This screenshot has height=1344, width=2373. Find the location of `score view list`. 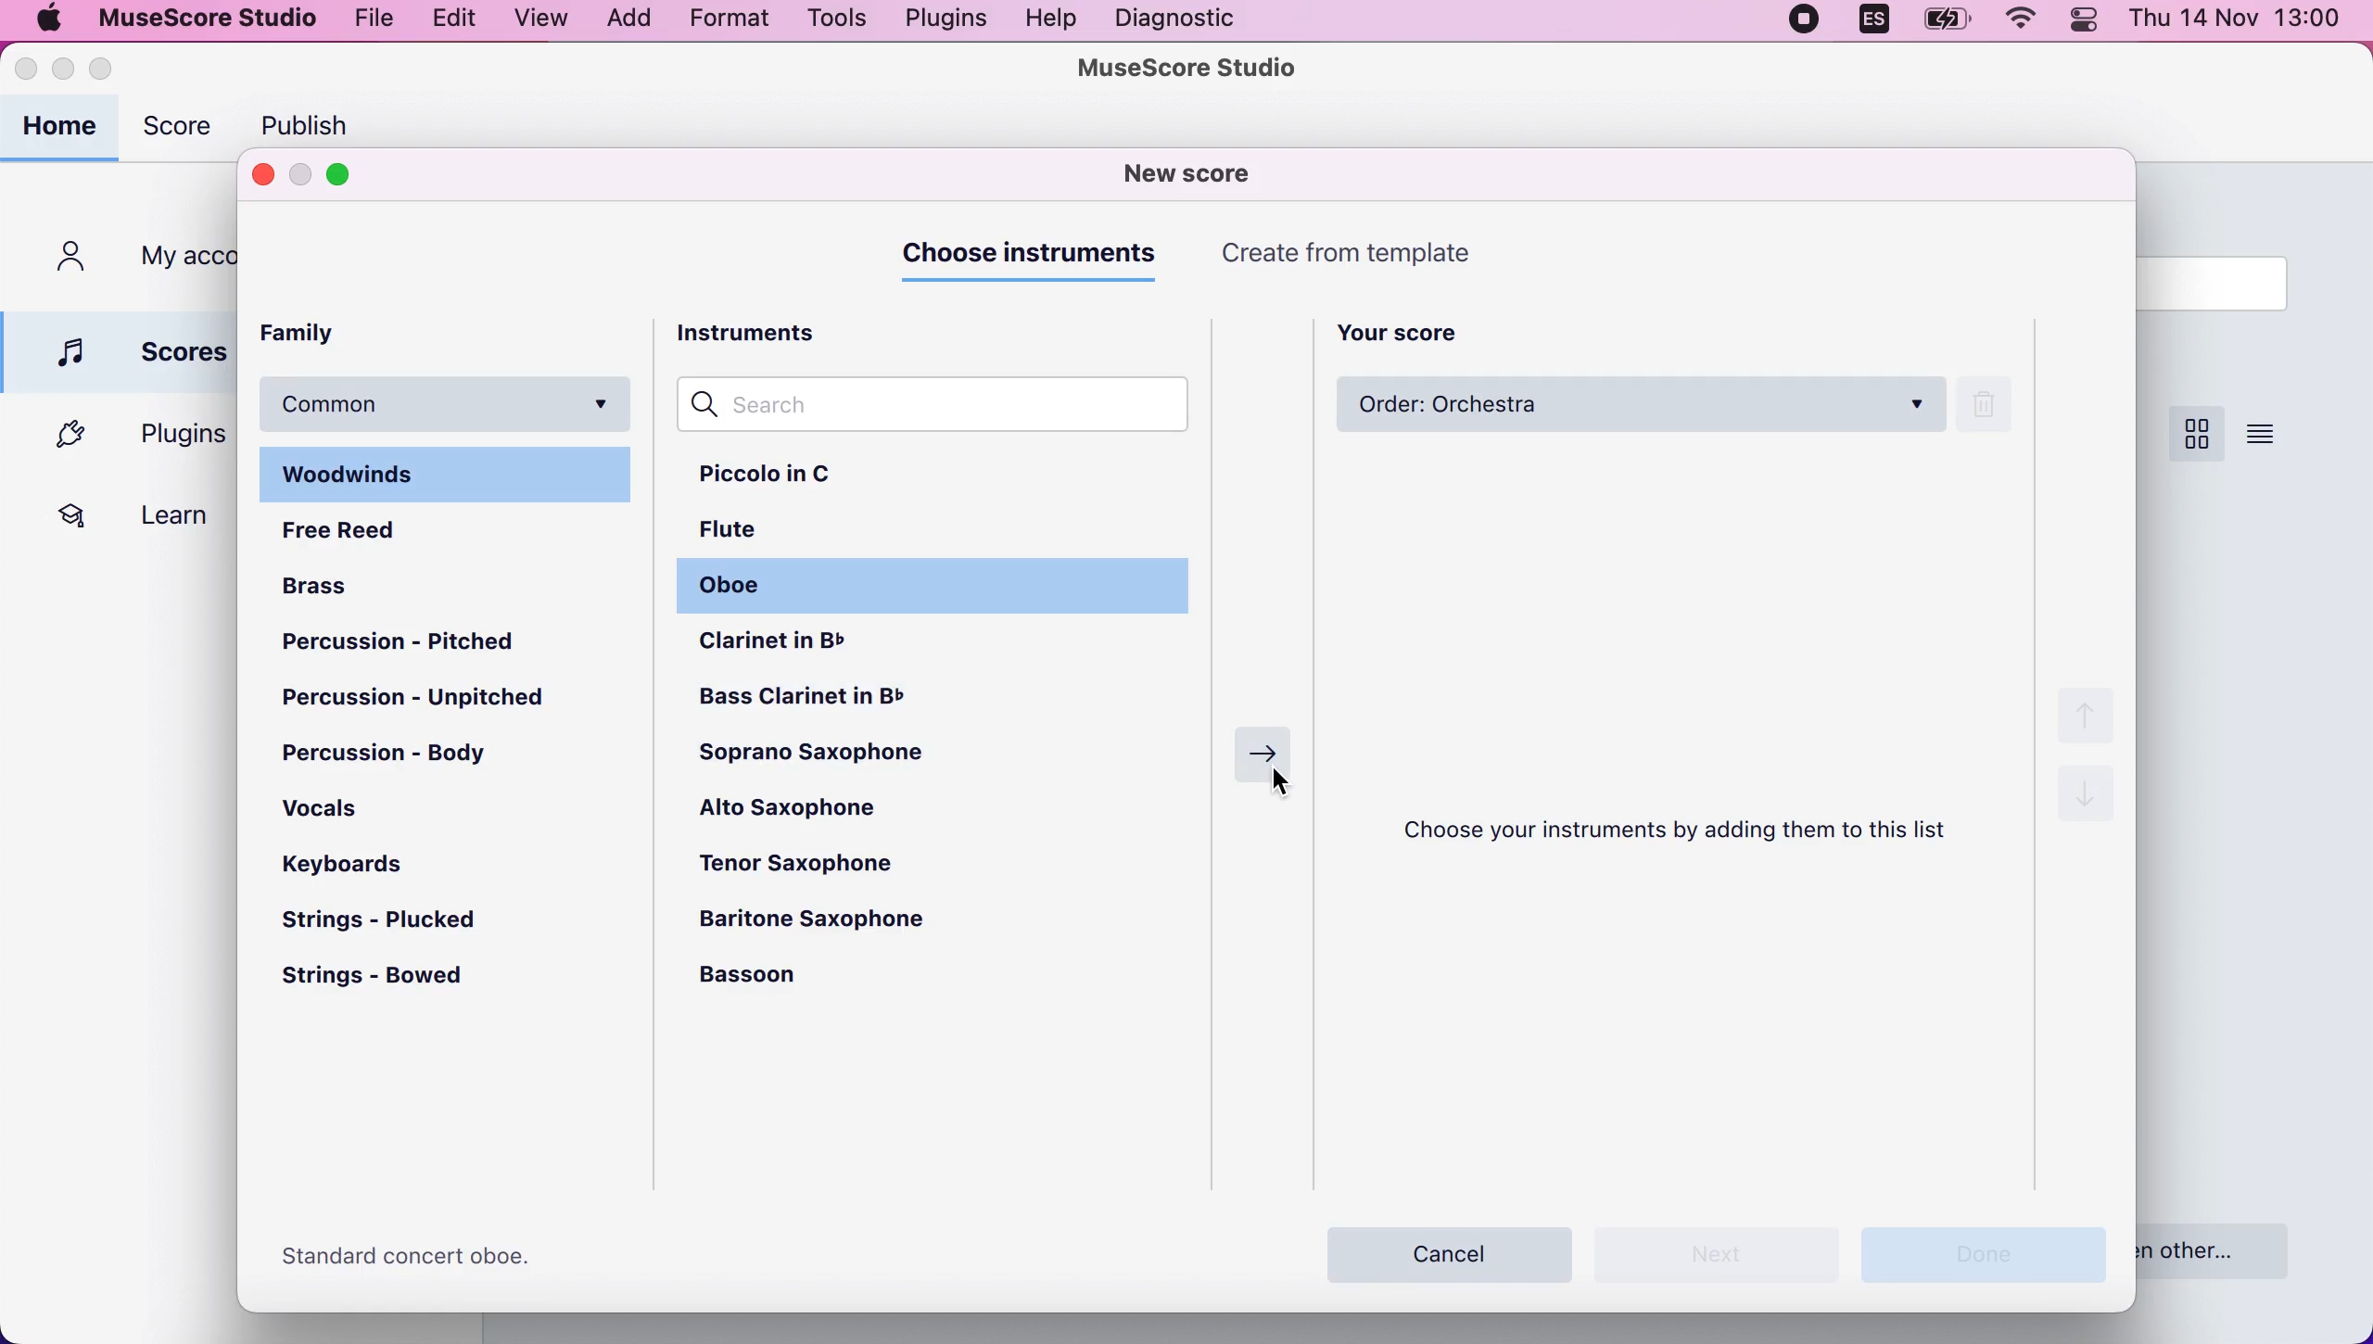

score view list is located at coordinates (2262, 432).